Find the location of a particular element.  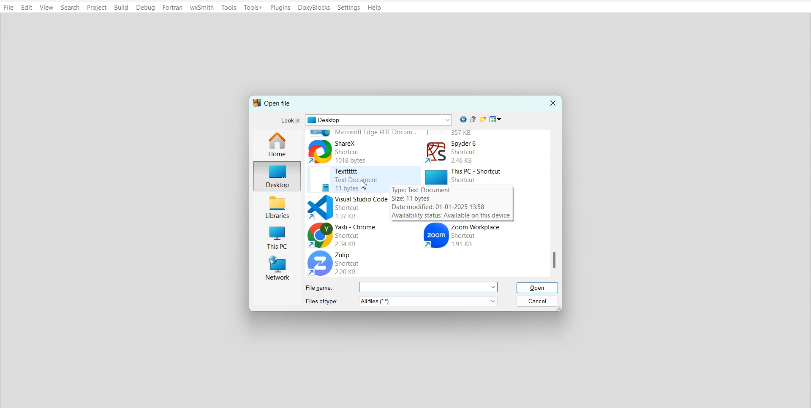

This PC is located at coordinates (468, 176).